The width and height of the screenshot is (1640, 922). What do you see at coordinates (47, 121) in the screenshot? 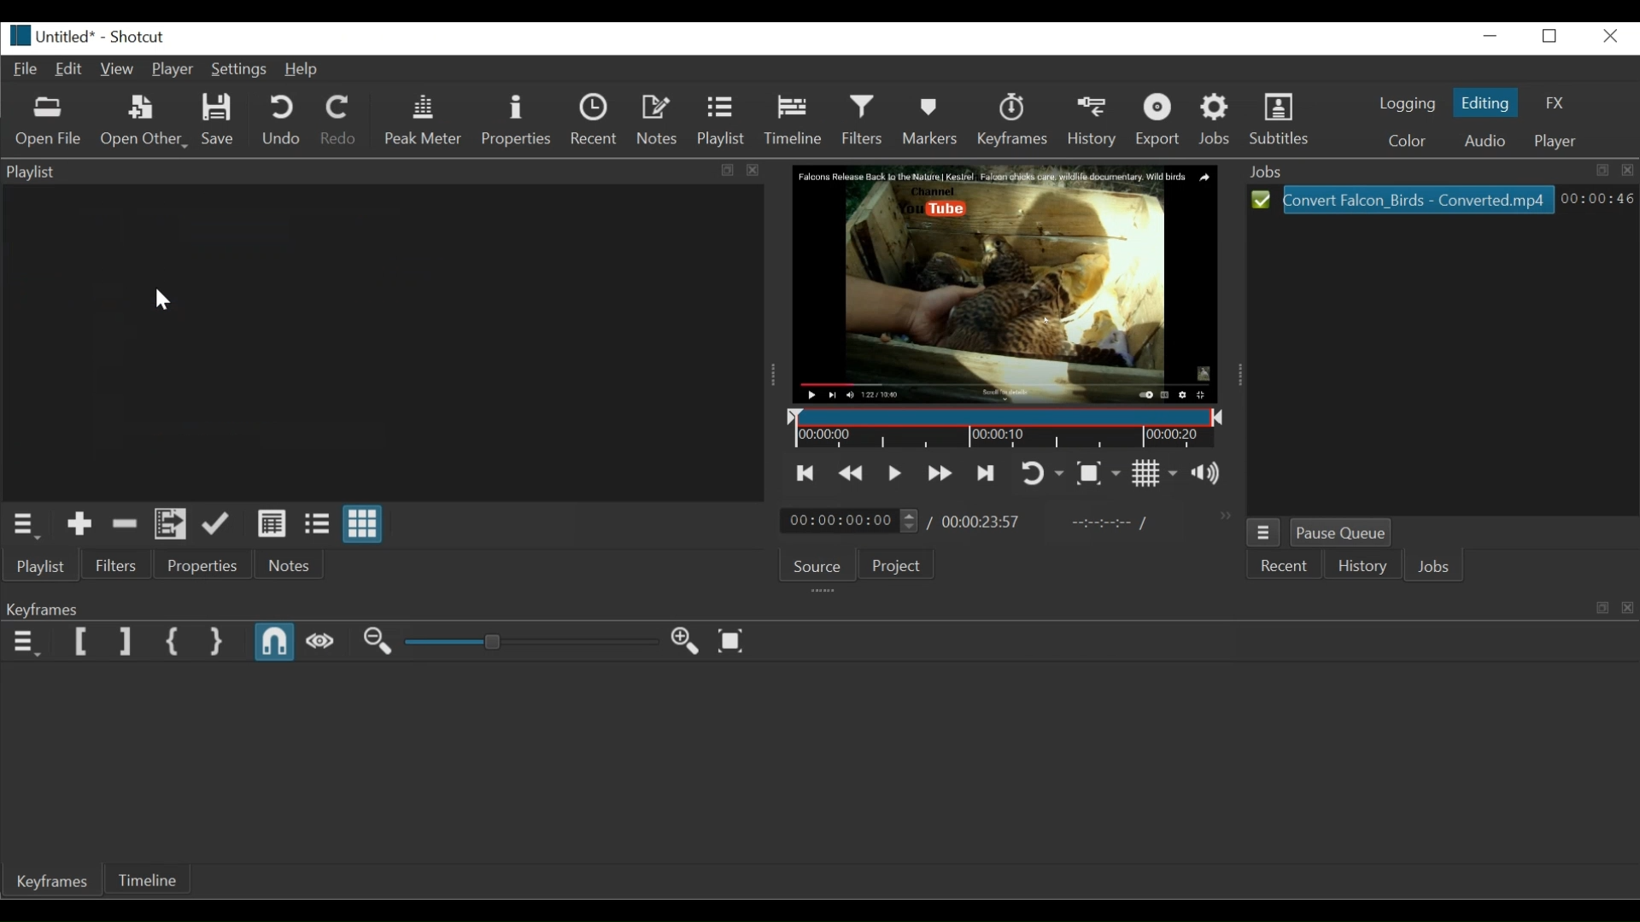
I see `Open File` at bounding box center [47, 121].